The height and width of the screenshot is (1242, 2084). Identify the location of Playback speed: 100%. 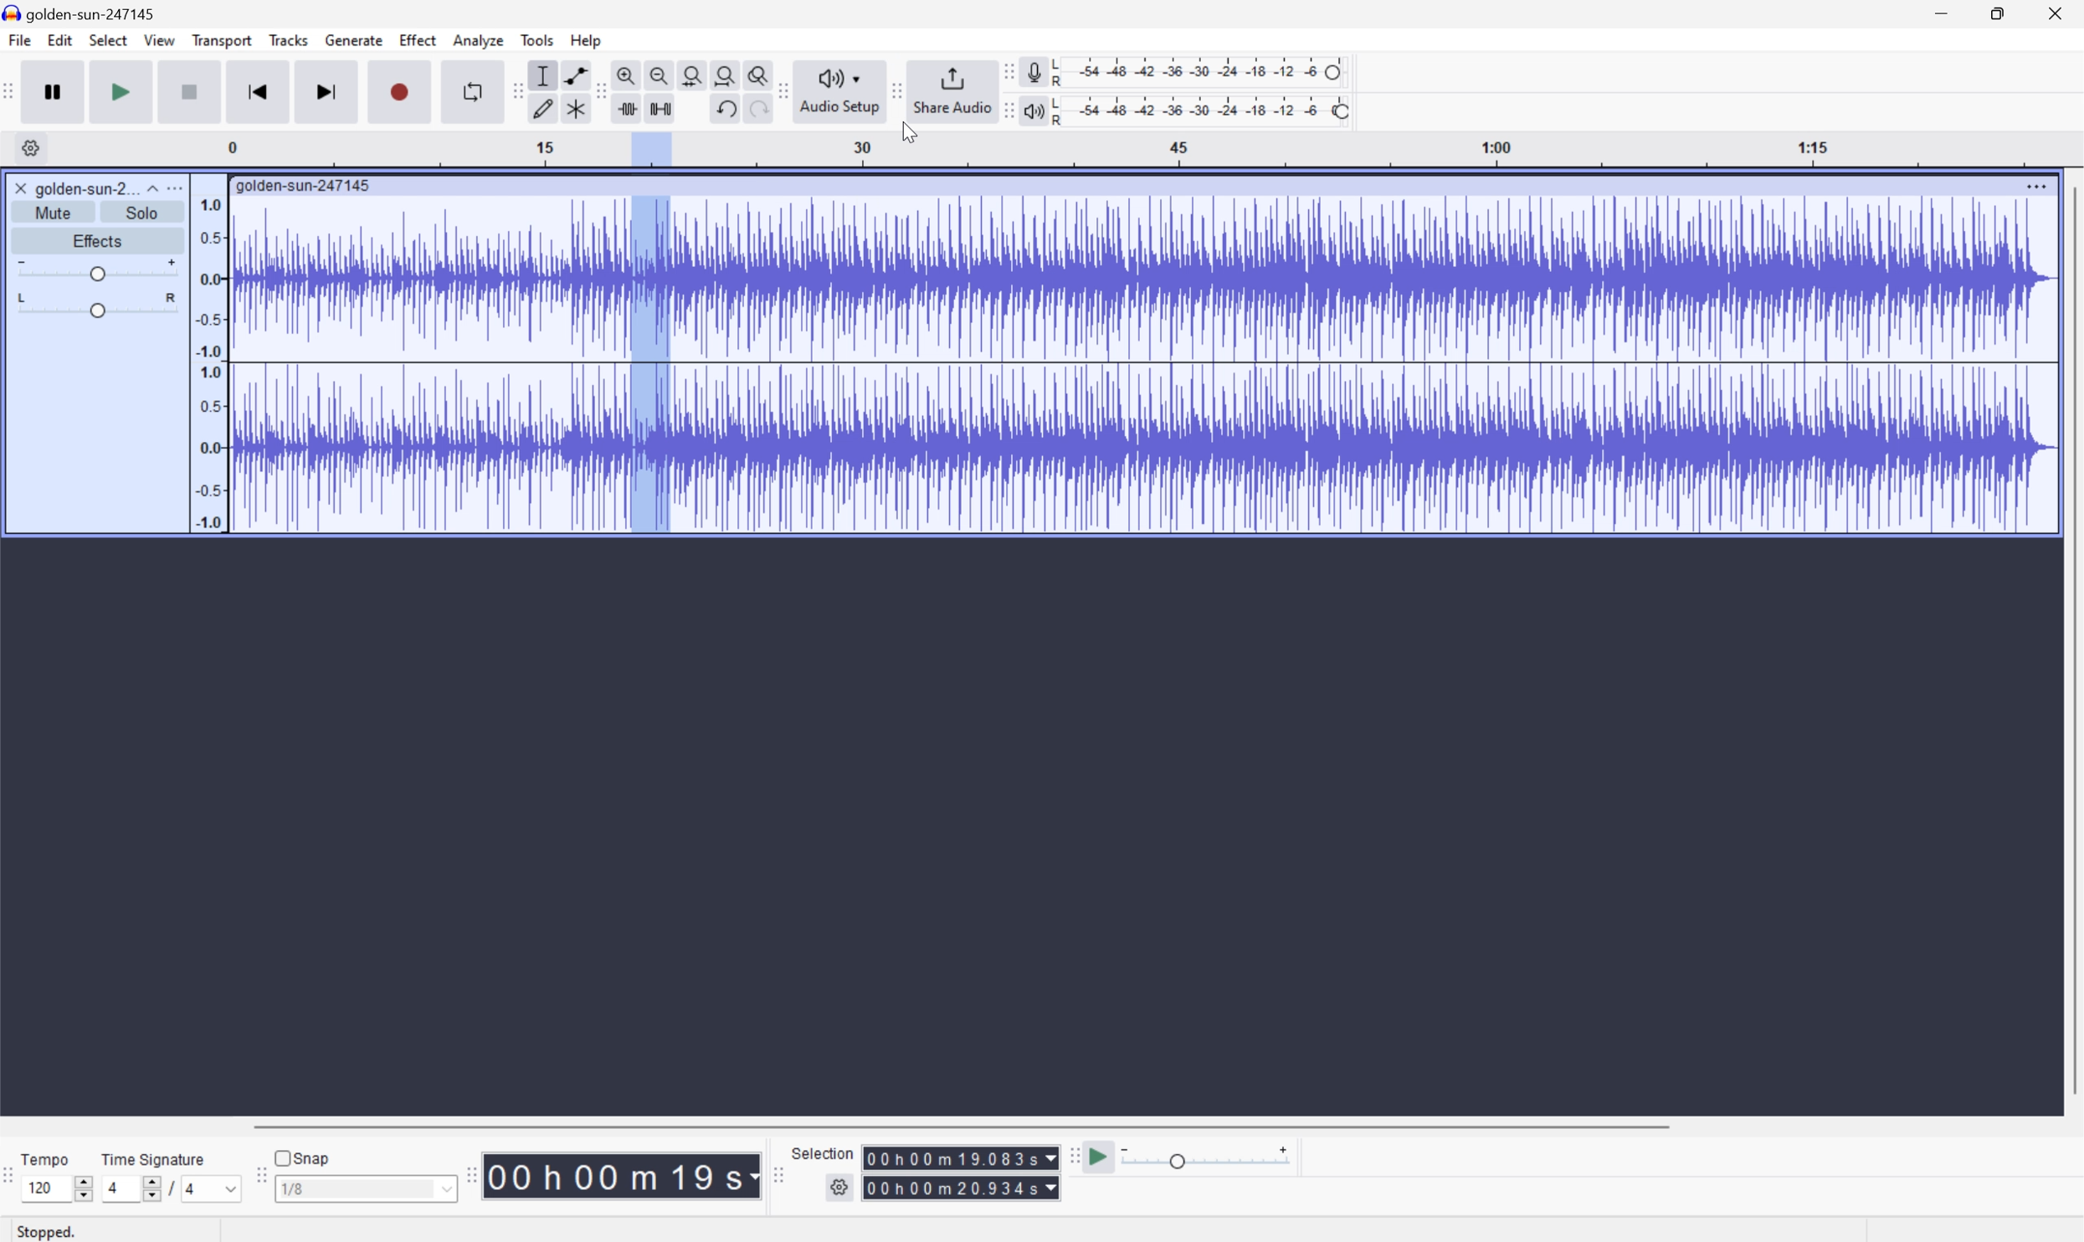
(1204, 108).